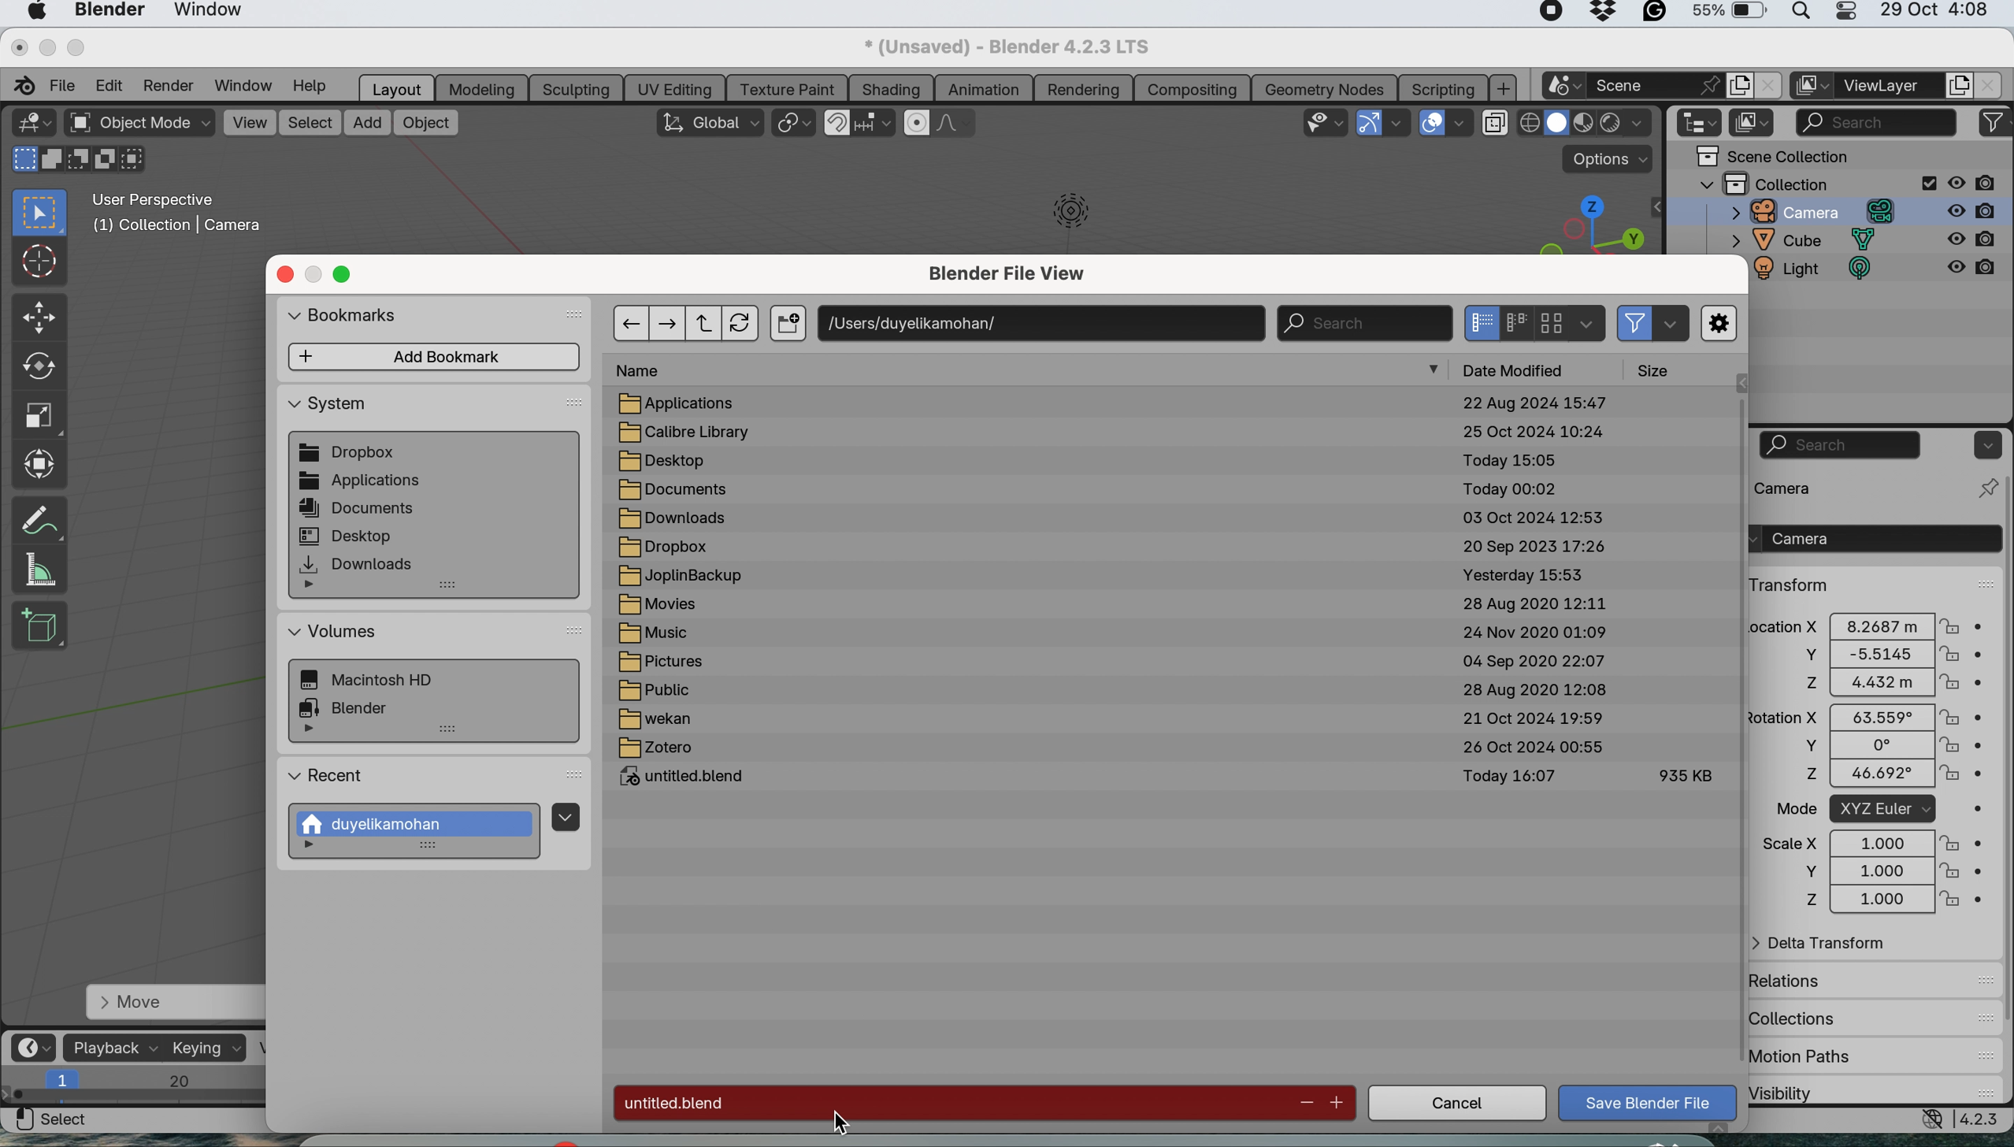 Image resolution: width=2014 pixels, height=1147 pixels. What do you see at coordinates (1436, 371) in the screenshot?
I see `more` at bounding box center [1436, 371].